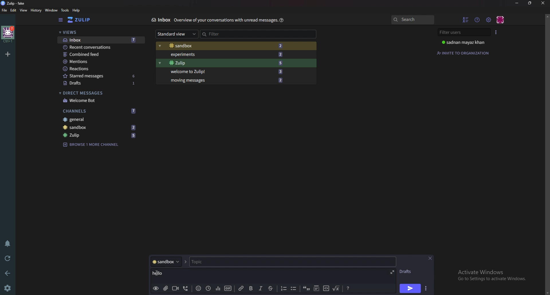  I want to click on Reload, so click(9, 258).